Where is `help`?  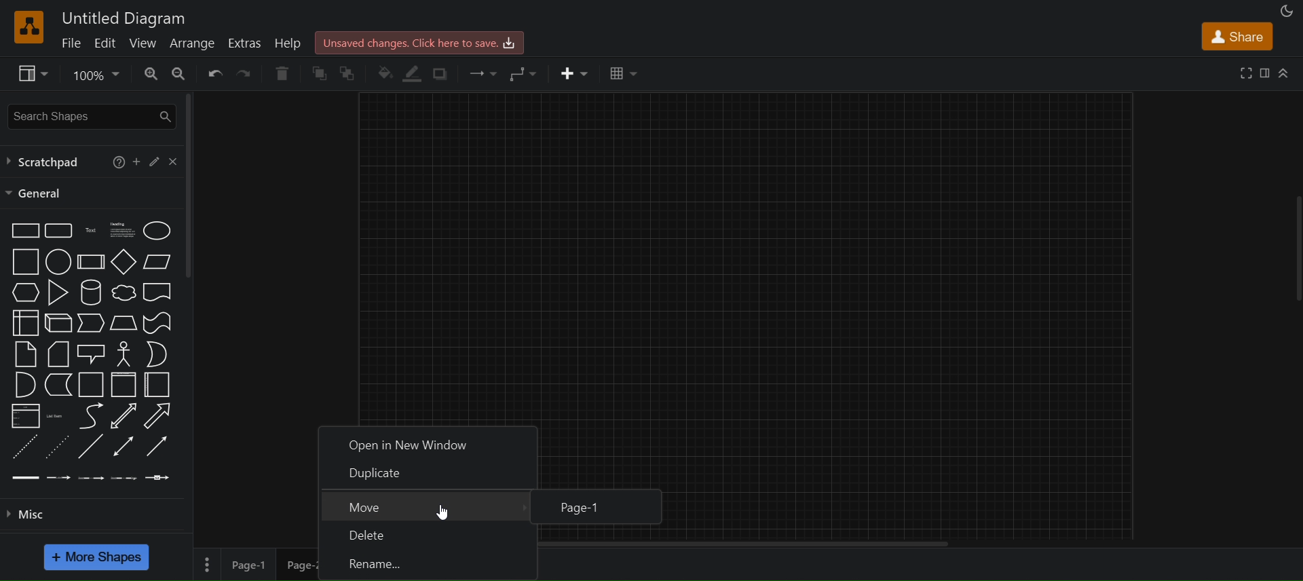
help is located at coordinates (116, 162).